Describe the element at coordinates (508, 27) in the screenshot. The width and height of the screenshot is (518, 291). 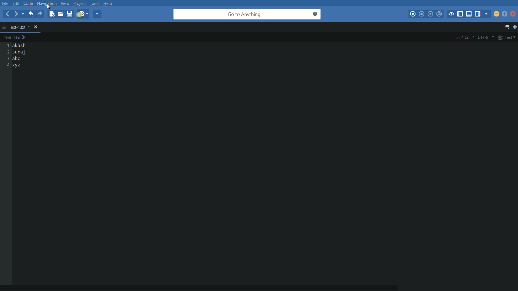
I see `show all tabs` at that location.